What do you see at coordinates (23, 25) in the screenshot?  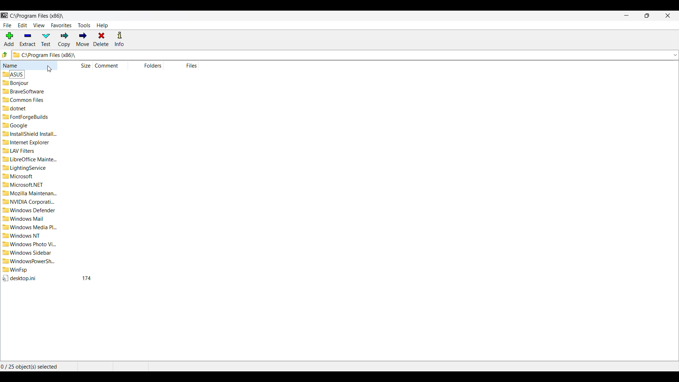 I see `Edit menu` at bounding box center [23, 25].